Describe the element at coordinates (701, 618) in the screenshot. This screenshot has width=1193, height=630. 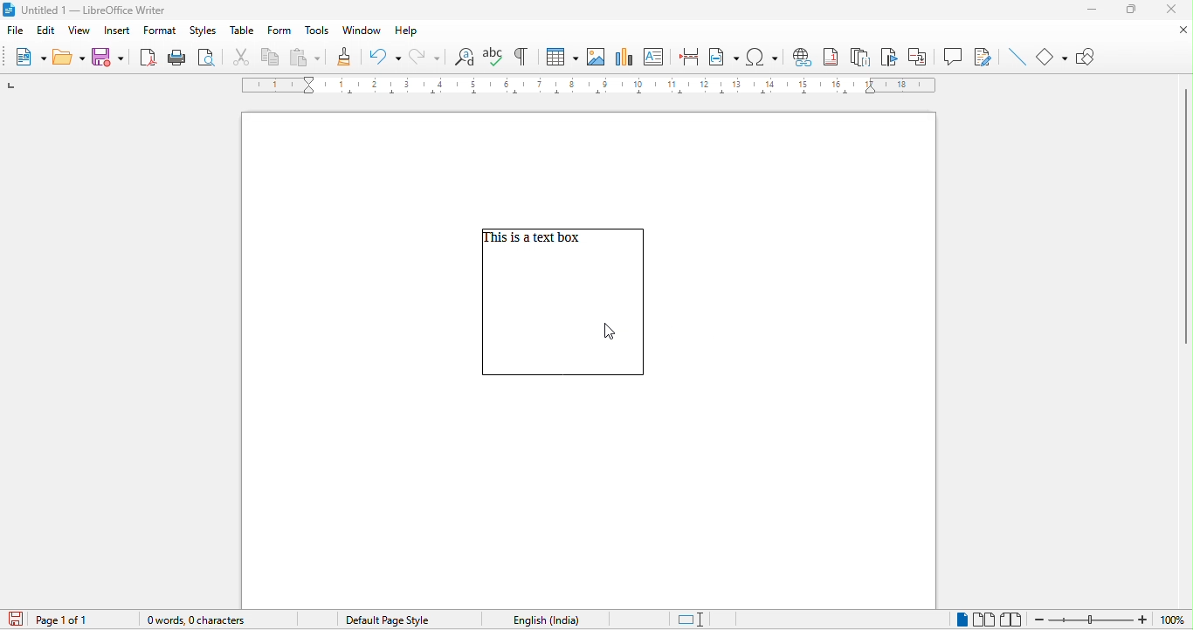
I see `standard selection` at that location.